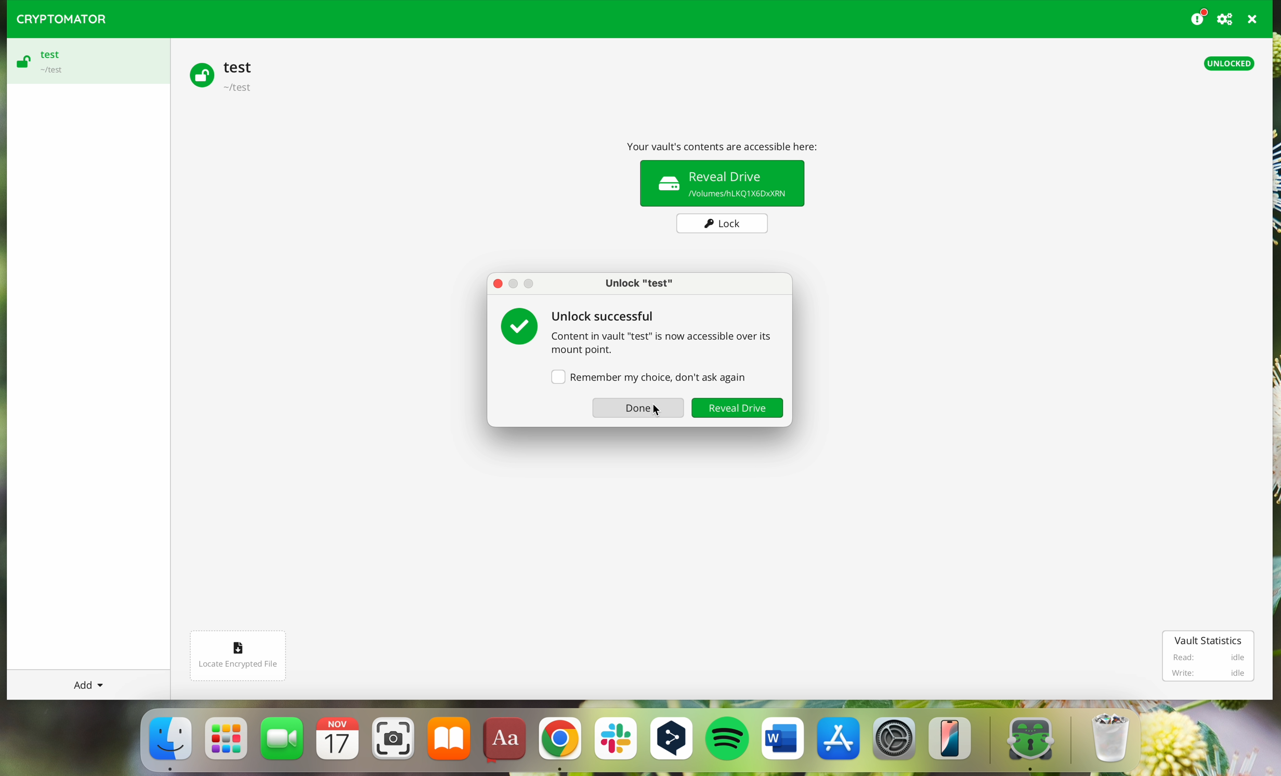 This screenshot has height=776, width=1281. Describe the element at coordinates (666, 344) in the screenshot. I see `password` at that location.